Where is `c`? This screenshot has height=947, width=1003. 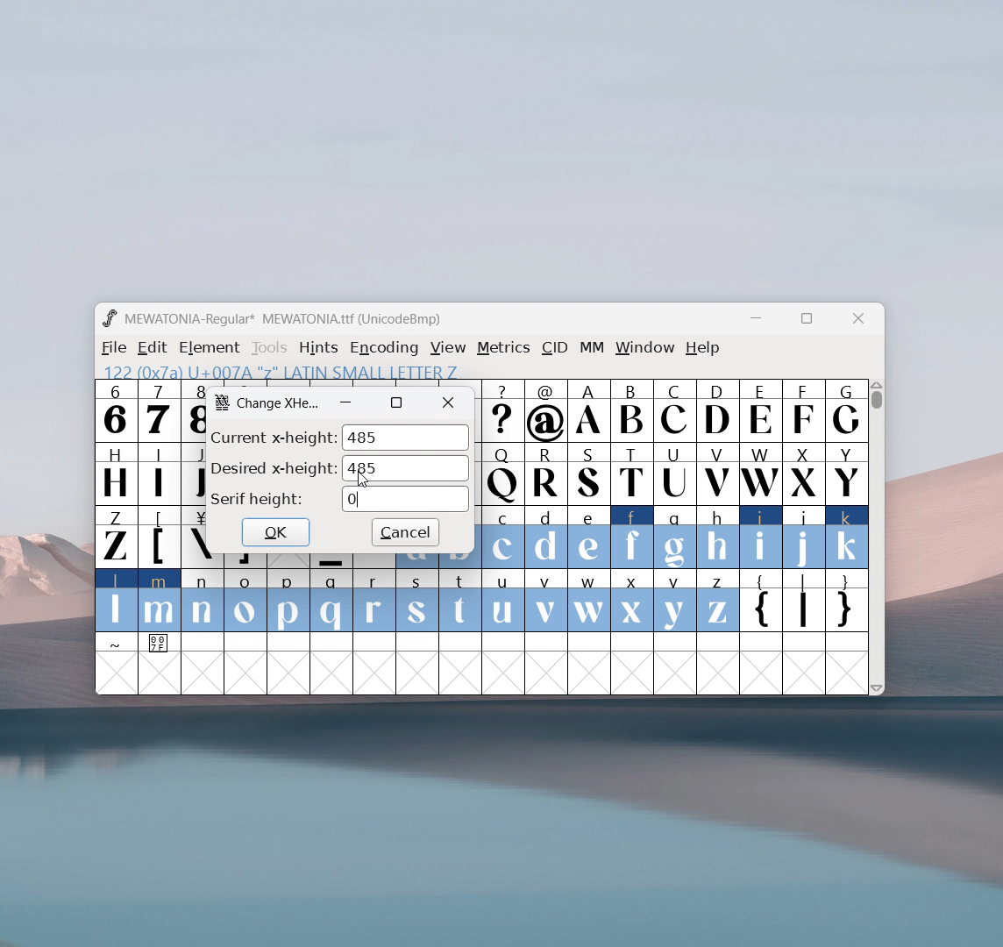
c is located at coordinates (503, 538).